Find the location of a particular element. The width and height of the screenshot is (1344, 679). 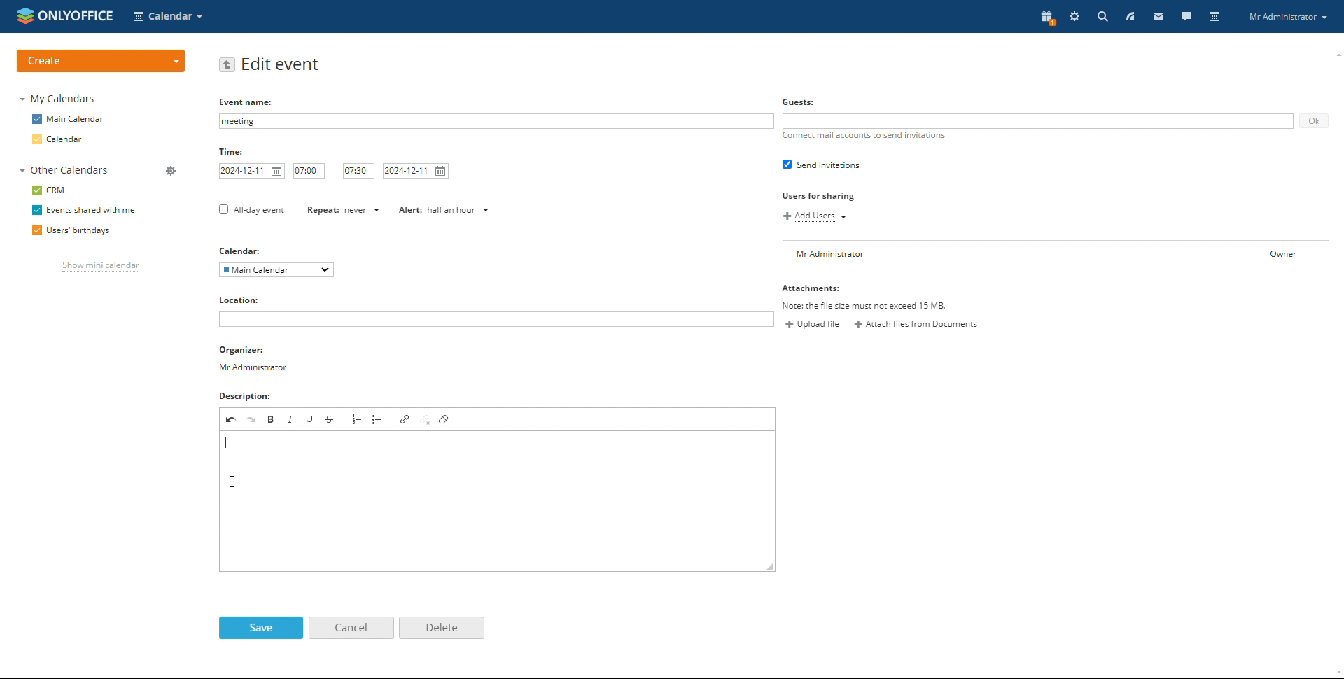

Event name: is located at coordinates (248, 101).